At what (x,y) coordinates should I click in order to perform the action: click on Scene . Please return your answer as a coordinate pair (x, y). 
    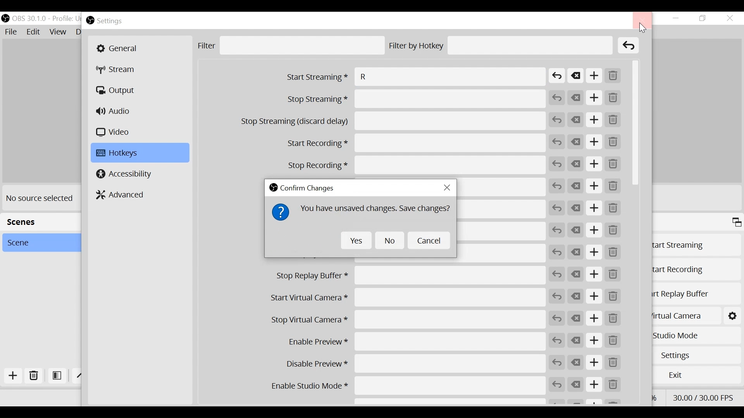
    Looking at the image, I should click on (38, 242).